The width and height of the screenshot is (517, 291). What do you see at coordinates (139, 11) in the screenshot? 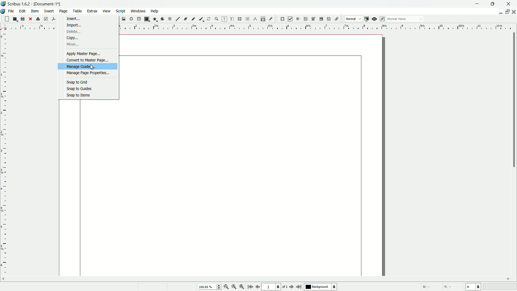
I see `windows menu` at bounding box center [139, 11].